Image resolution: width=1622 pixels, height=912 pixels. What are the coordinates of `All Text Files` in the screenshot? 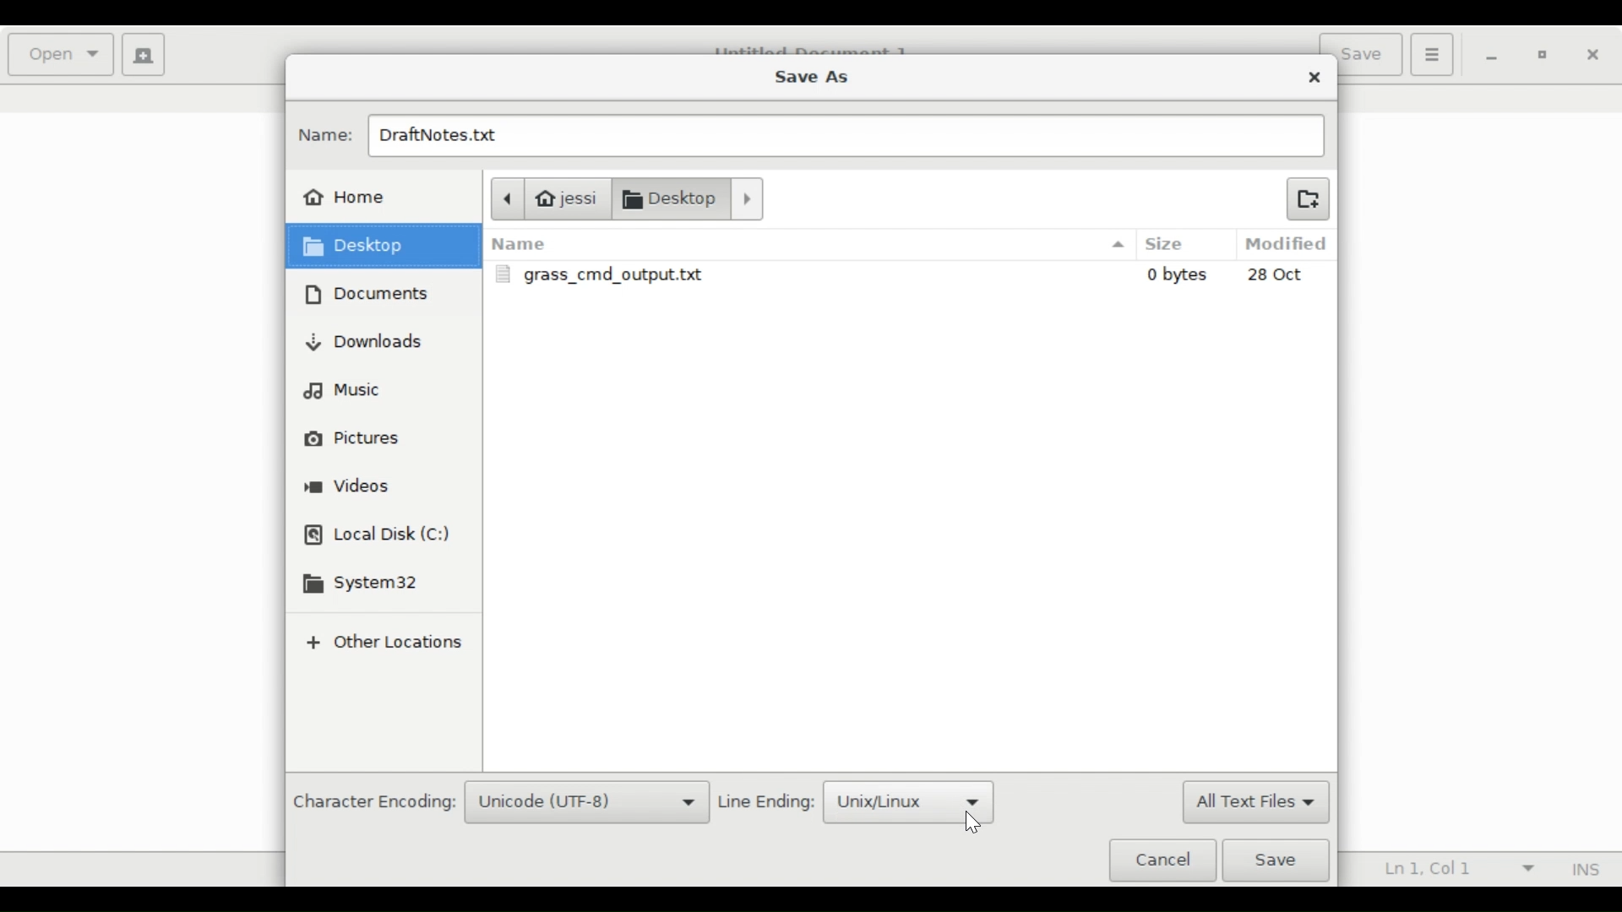 It's located at (1255, 803).